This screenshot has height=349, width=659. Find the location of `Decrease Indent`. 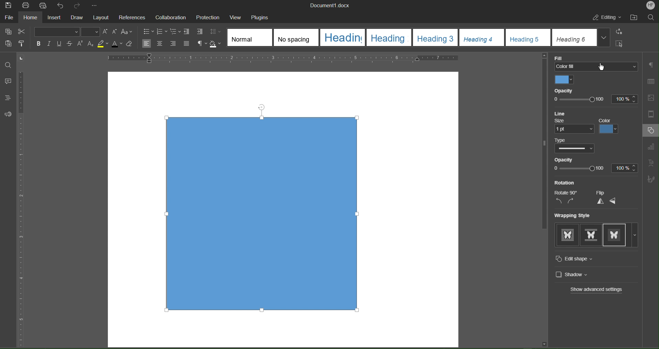

Decrease Indent is located at coordinates (188, 32).